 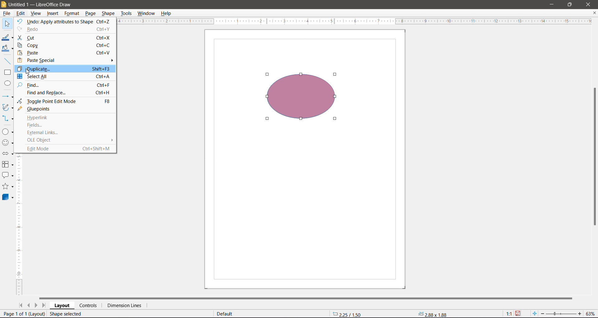 I want to click on Undo: Apply attributes to Shape, so click(x=64, y=21).